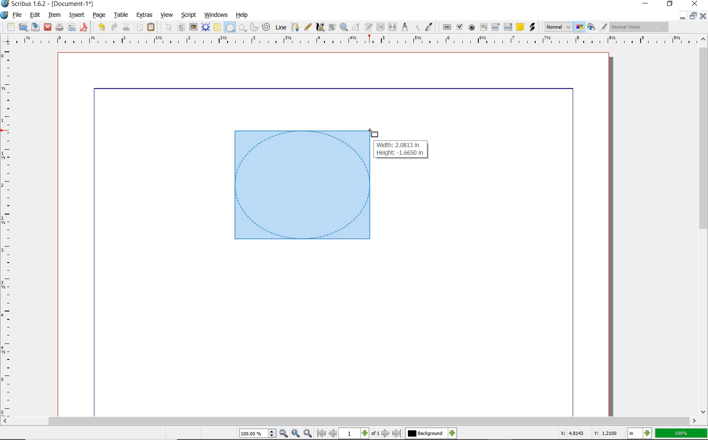 Image resolution: width=708 pixels, height=440 pixels. I want to click on CLOSE, so click(703, 16).